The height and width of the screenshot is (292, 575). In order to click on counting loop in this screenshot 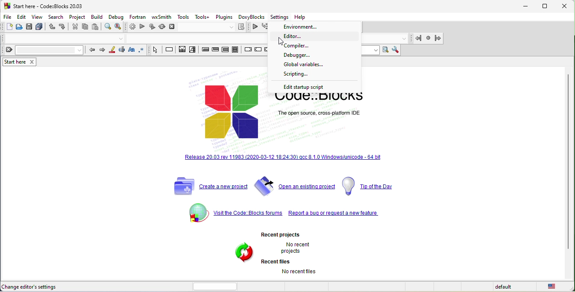, I will do `click(226, 50)`.